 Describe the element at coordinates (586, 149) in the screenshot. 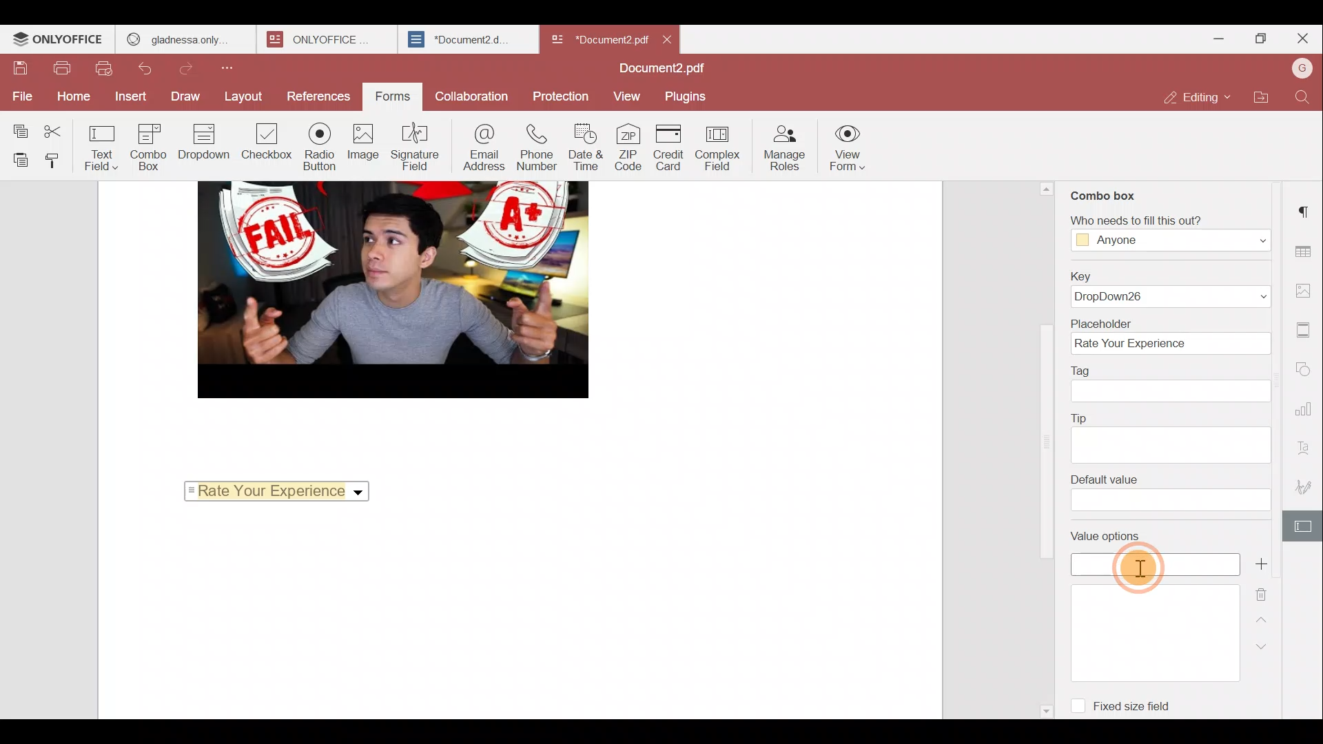

I see `Date & time` at that location.